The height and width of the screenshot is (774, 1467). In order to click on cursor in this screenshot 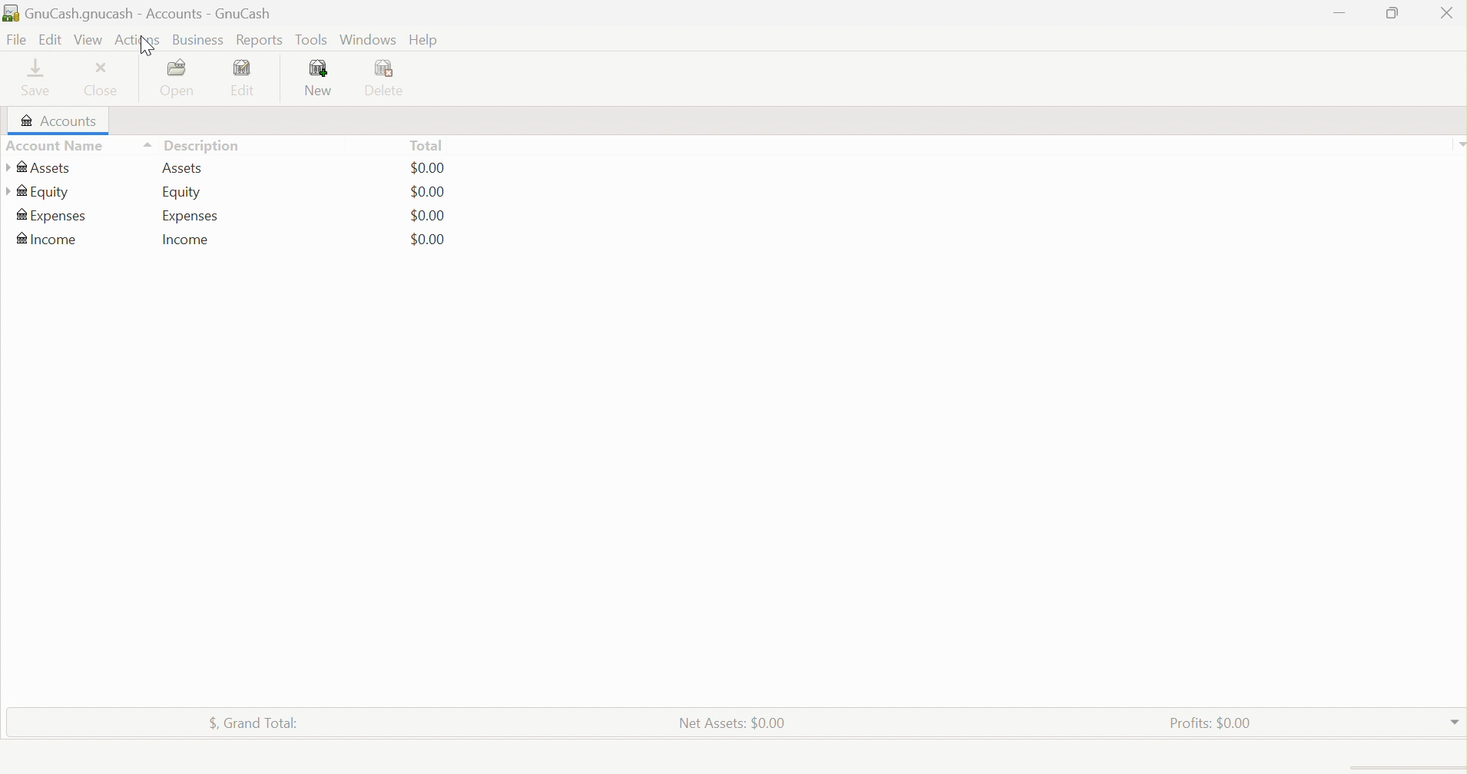, I will do `click(147, 45)`.